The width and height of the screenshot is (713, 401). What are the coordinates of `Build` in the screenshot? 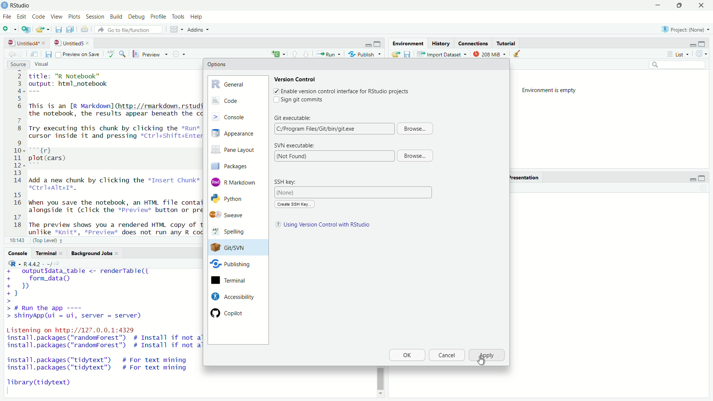 It's located at (117, 17).